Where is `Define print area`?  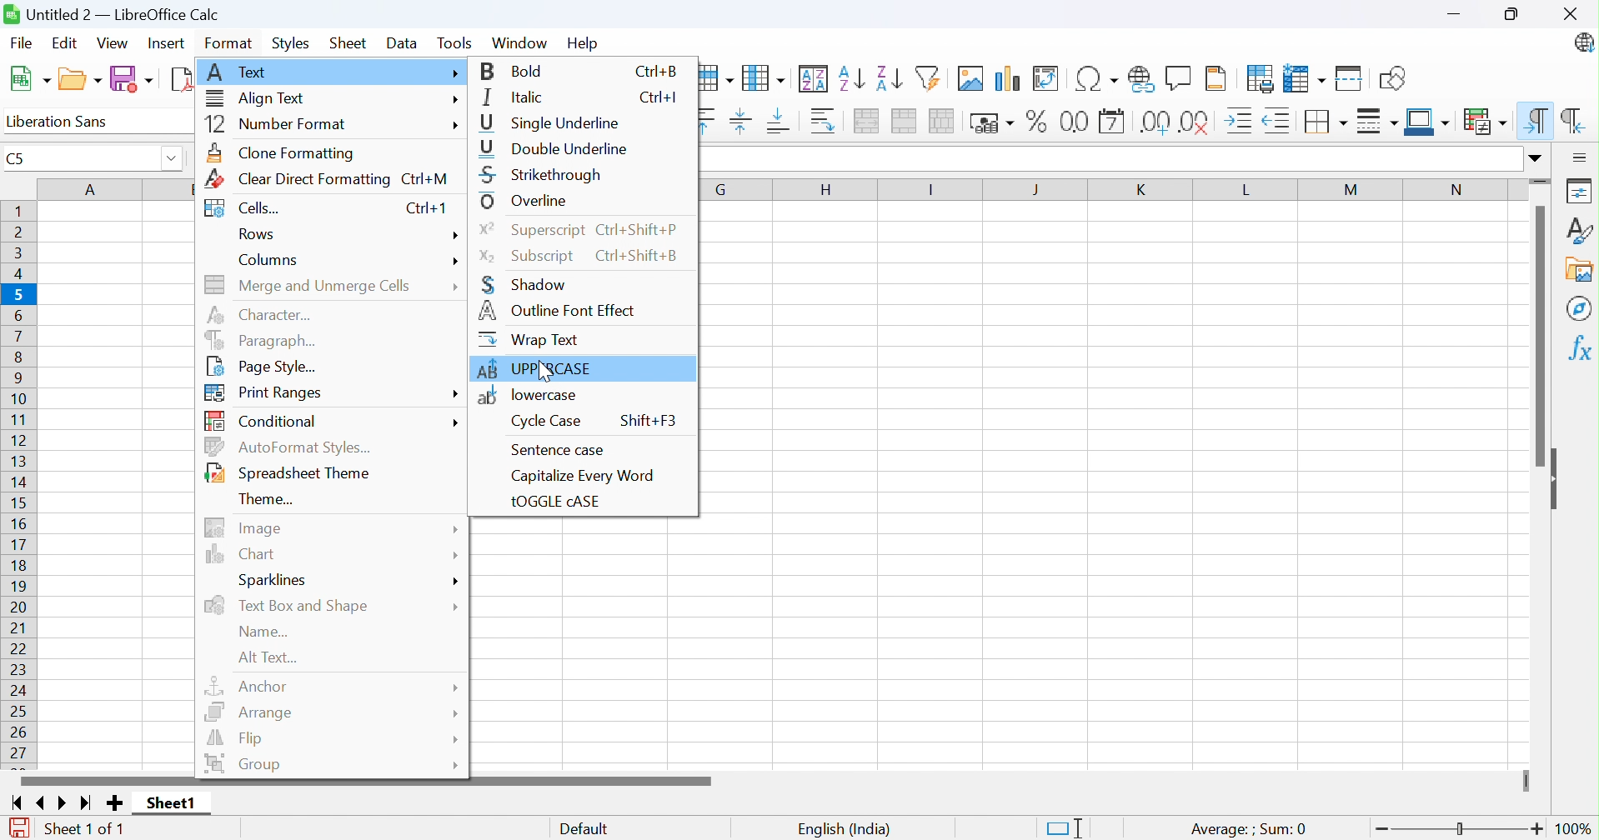 Define print area is located at coordinates (1263, 78).